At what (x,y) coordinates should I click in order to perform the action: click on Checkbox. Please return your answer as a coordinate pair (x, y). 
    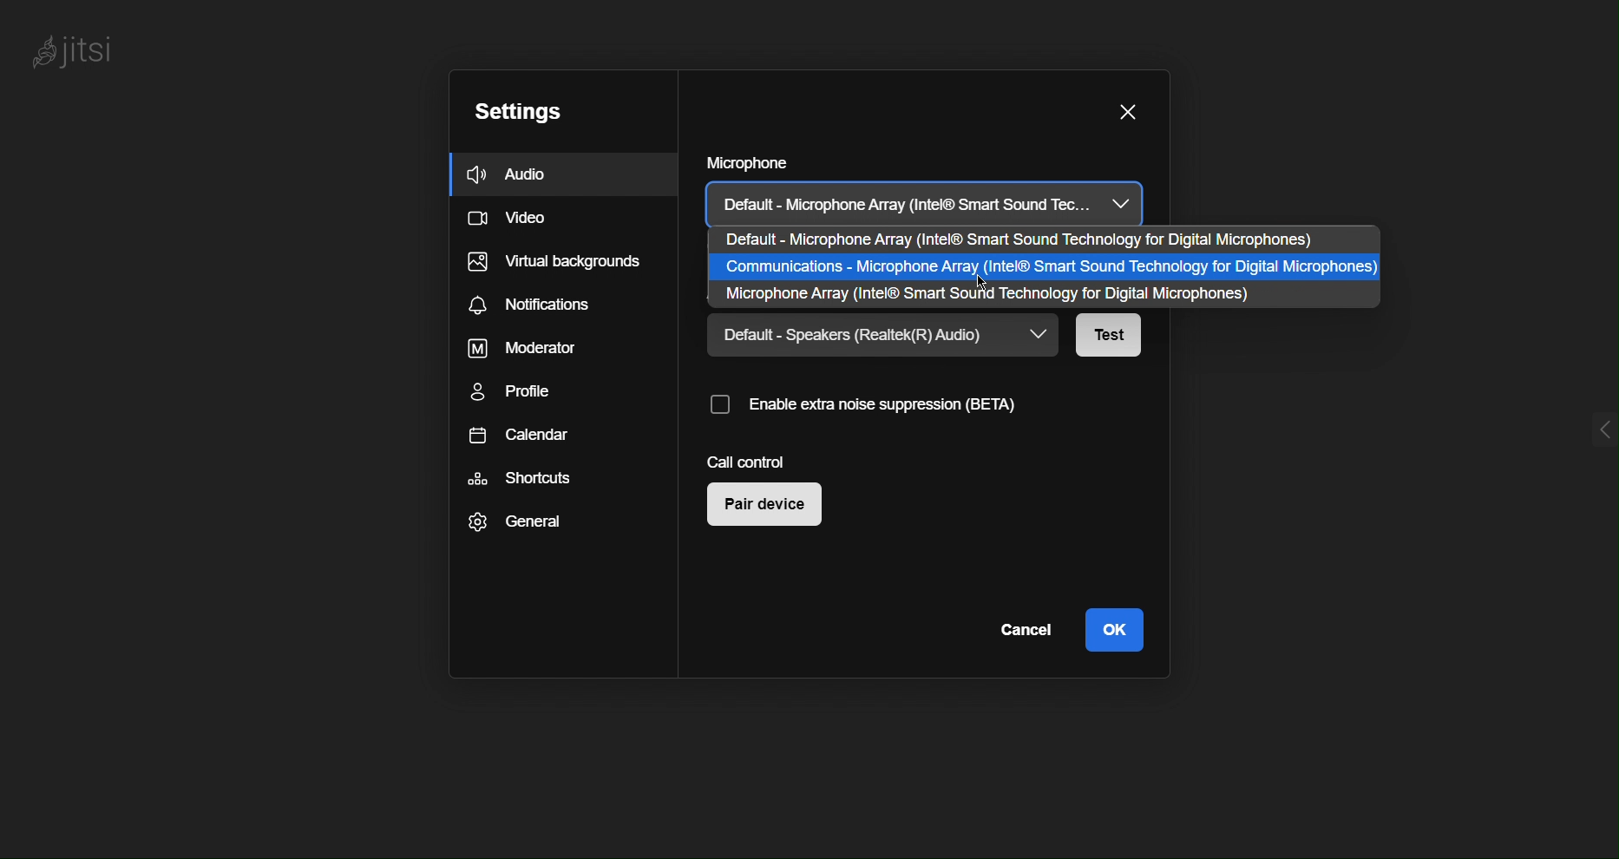
    Looking at the image, I should click on (718, 403).